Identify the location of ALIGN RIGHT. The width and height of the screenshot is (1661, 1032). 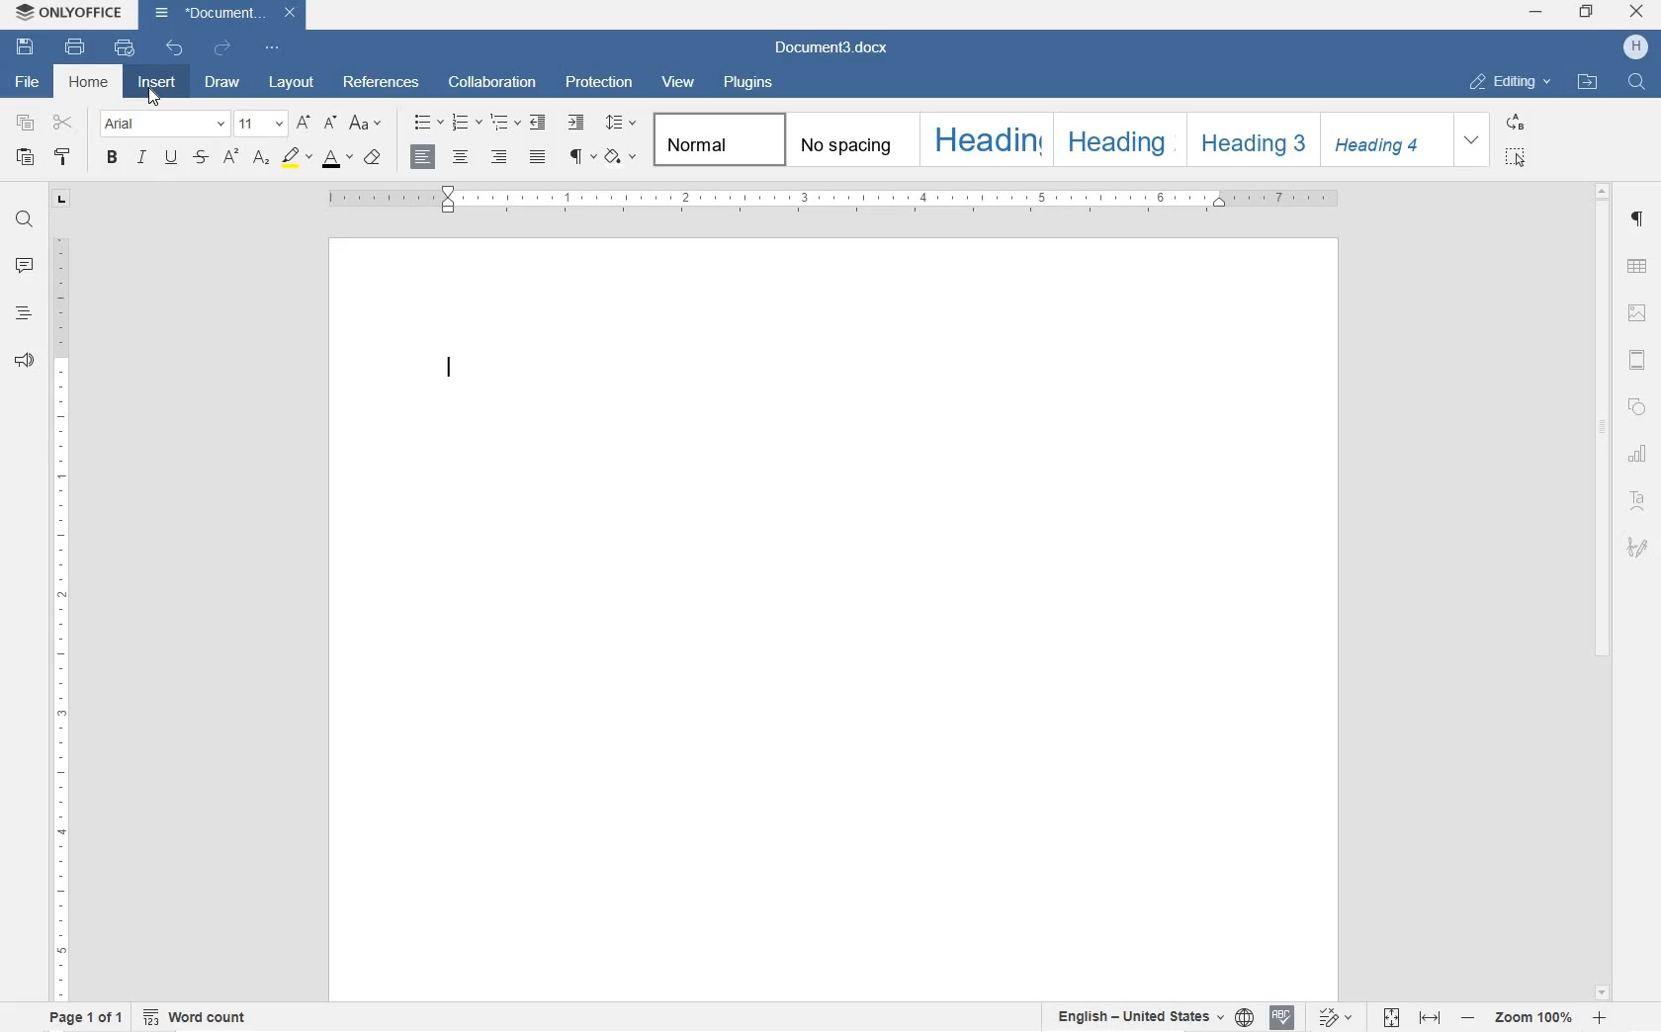
(499, 158).